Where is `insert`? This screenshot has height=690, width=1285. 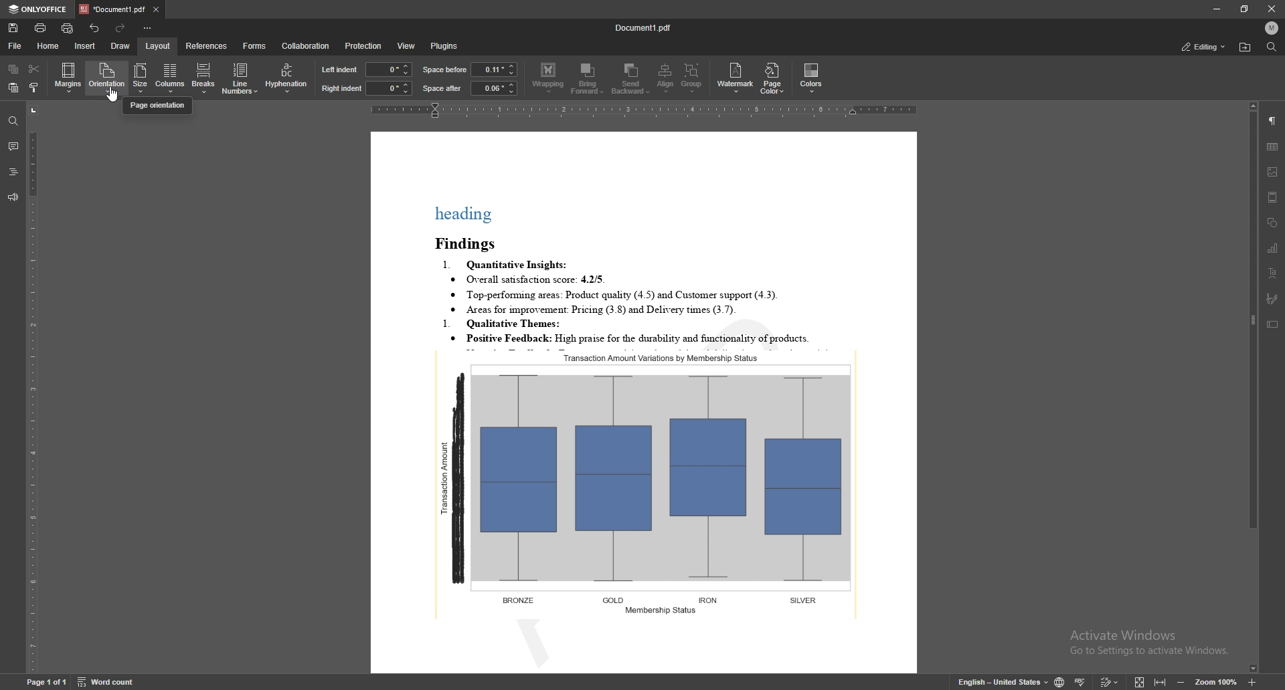 insert is located at coordinates (86, 46).